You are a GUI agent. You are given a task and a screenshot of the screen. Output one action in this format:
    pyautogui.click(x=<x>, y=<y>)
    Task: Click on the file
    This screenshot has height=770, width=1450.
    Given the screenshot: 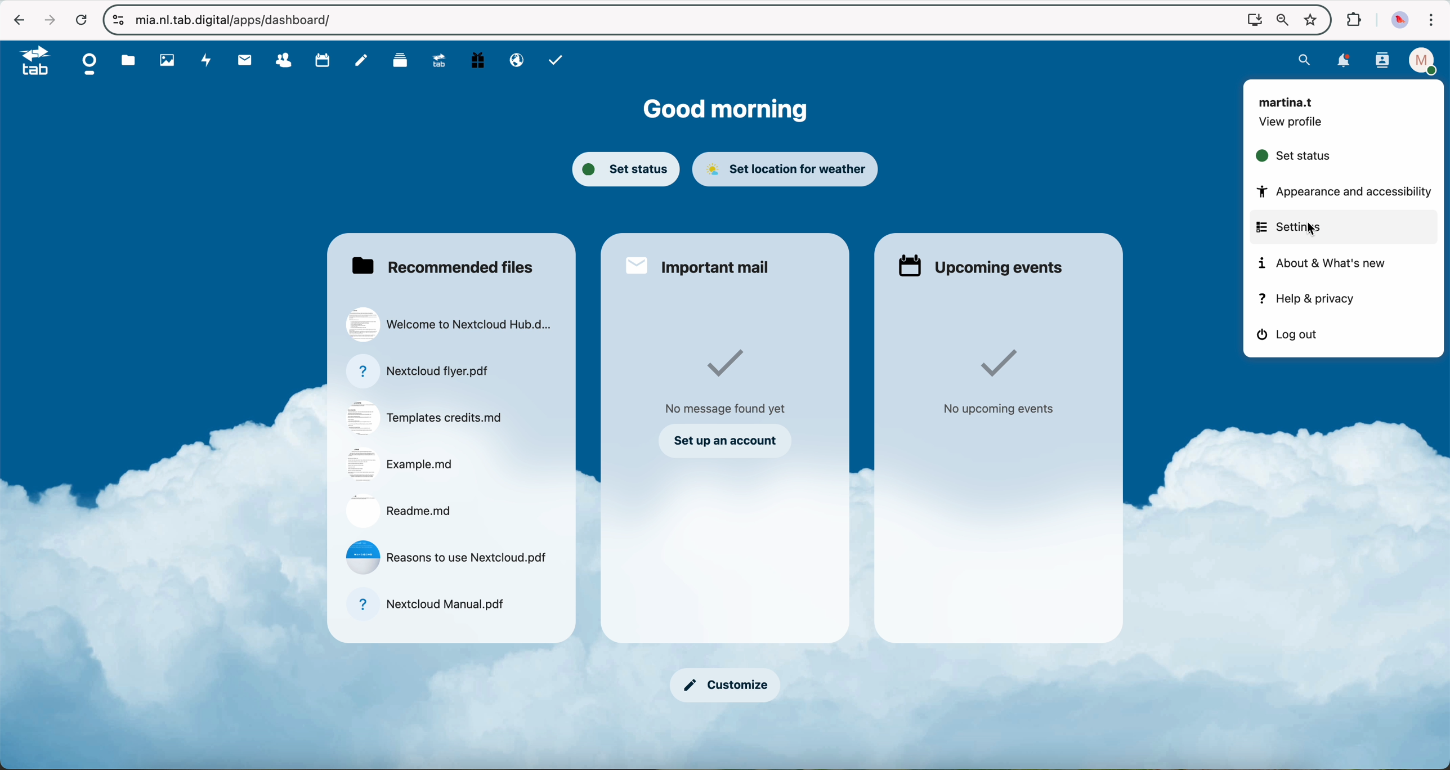 What is the action you would take?
    pyautogui.click(x=128, y=61)
    